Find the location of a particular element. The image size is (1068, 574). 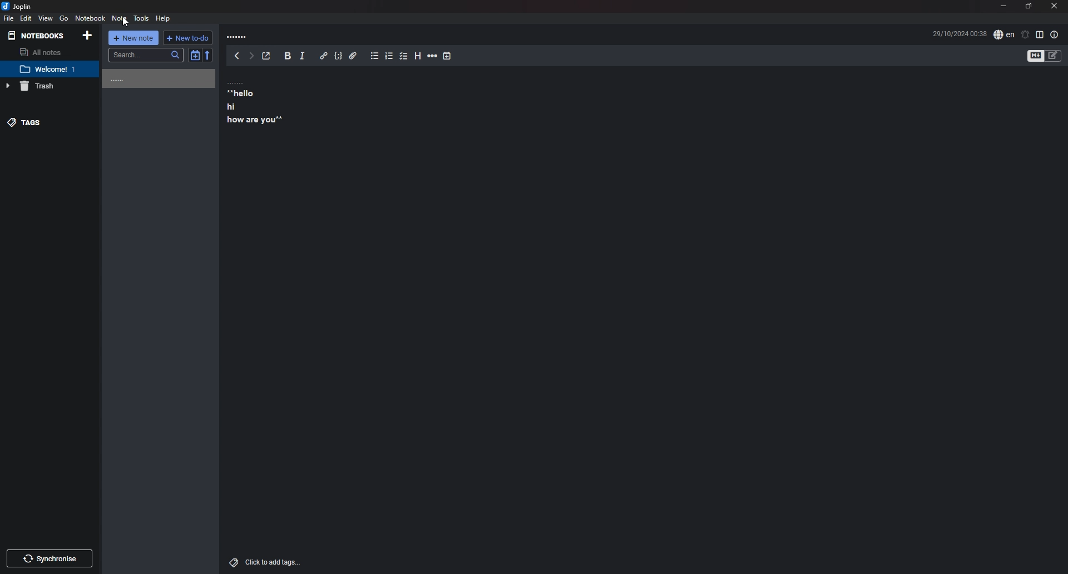

Properties is located at coordinates (1055, 34).